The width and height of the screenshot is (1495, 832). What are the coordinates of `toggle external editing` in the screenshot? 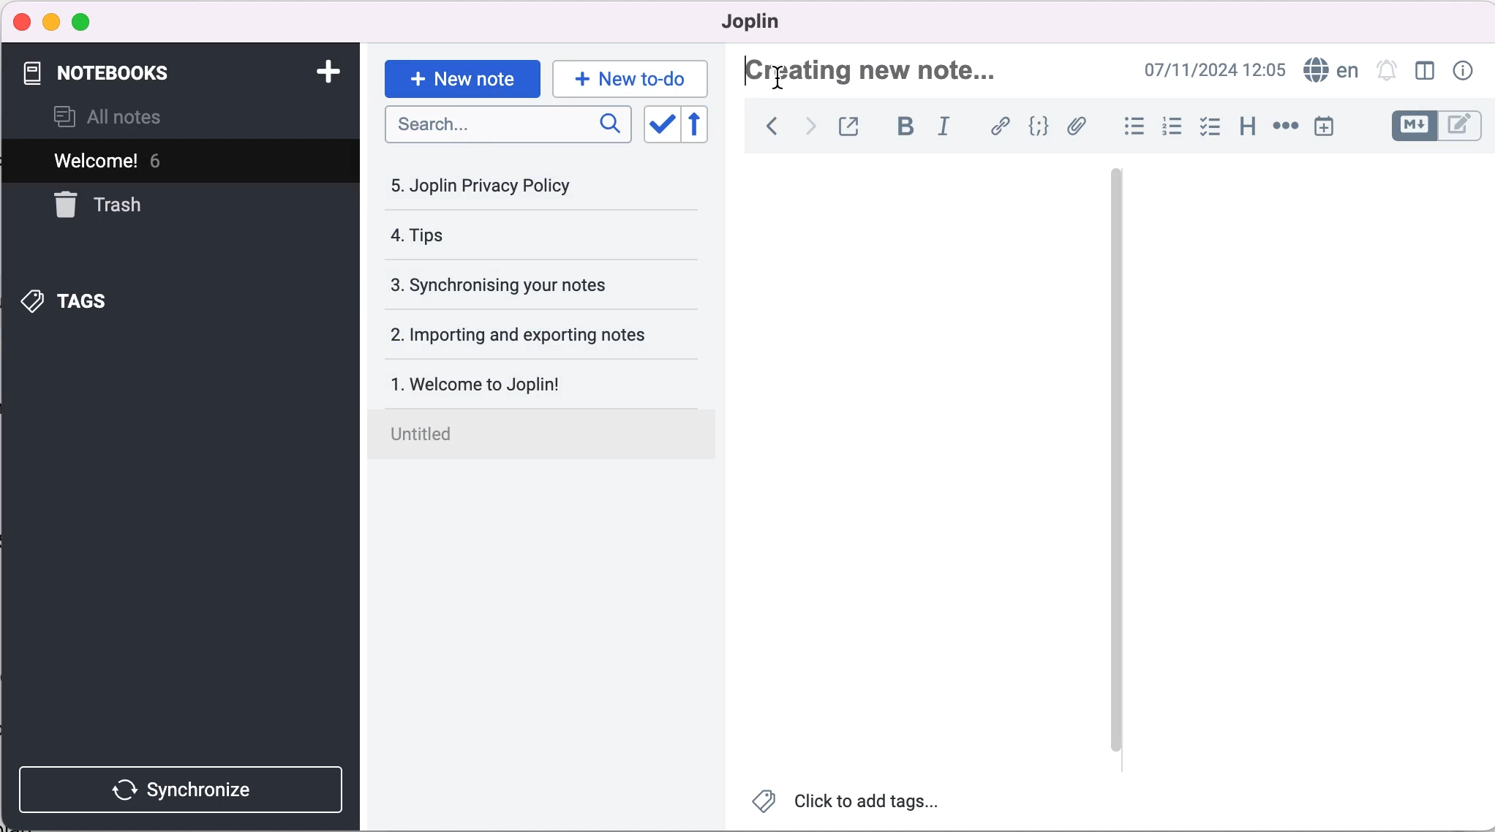 It's located at (852, 126).